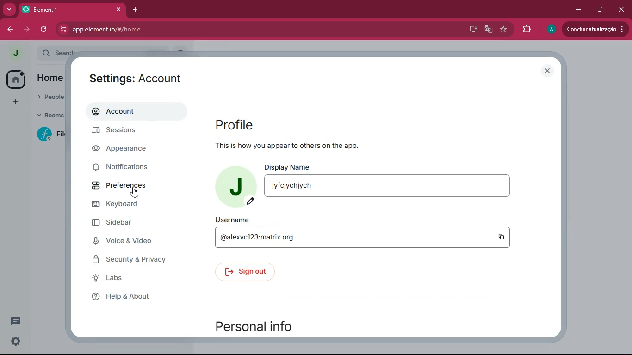 Image resolution: width=632 pixels, height=355 pixels. I want to click on refresh, so click(46, 30).